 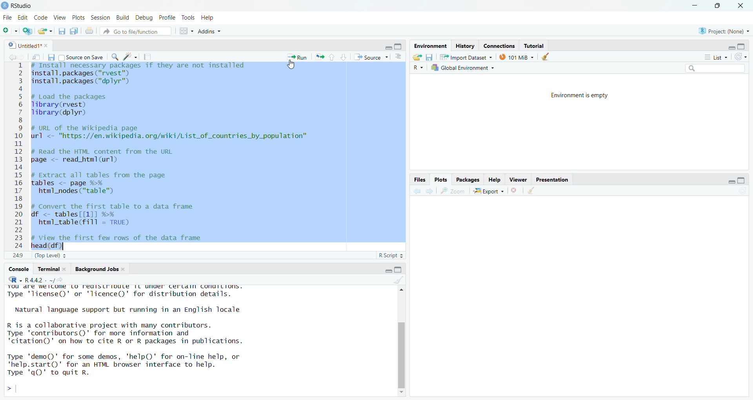 What do you see at coordinates (740, 6) in the screenshot?
I see `close` at bounding box center [740, 6].